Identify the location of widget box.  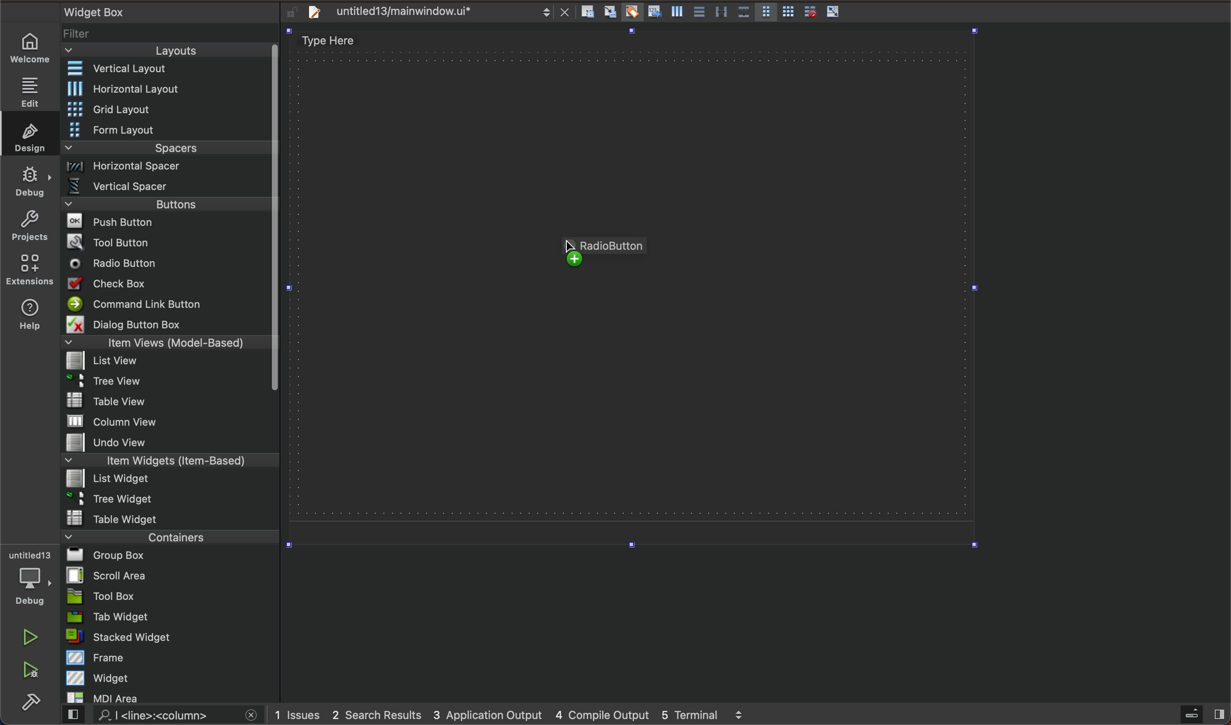
(157, 11).